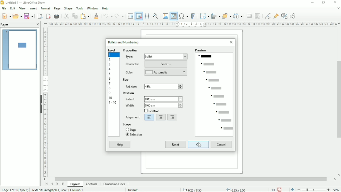 This screenshot has width=341, height=192. Describe the element at coordinates (110, 83) in the screenshot. I see `7` at that location.